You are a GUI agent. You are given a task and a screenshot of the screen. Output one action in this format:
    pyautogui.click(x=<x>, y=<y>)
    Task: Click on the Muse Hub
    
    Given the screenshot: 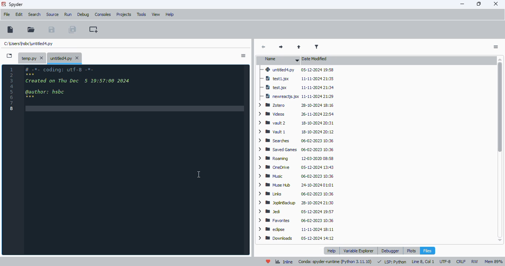 What is the action you would take?
    pyautogui.click(x=277, y=185)
    